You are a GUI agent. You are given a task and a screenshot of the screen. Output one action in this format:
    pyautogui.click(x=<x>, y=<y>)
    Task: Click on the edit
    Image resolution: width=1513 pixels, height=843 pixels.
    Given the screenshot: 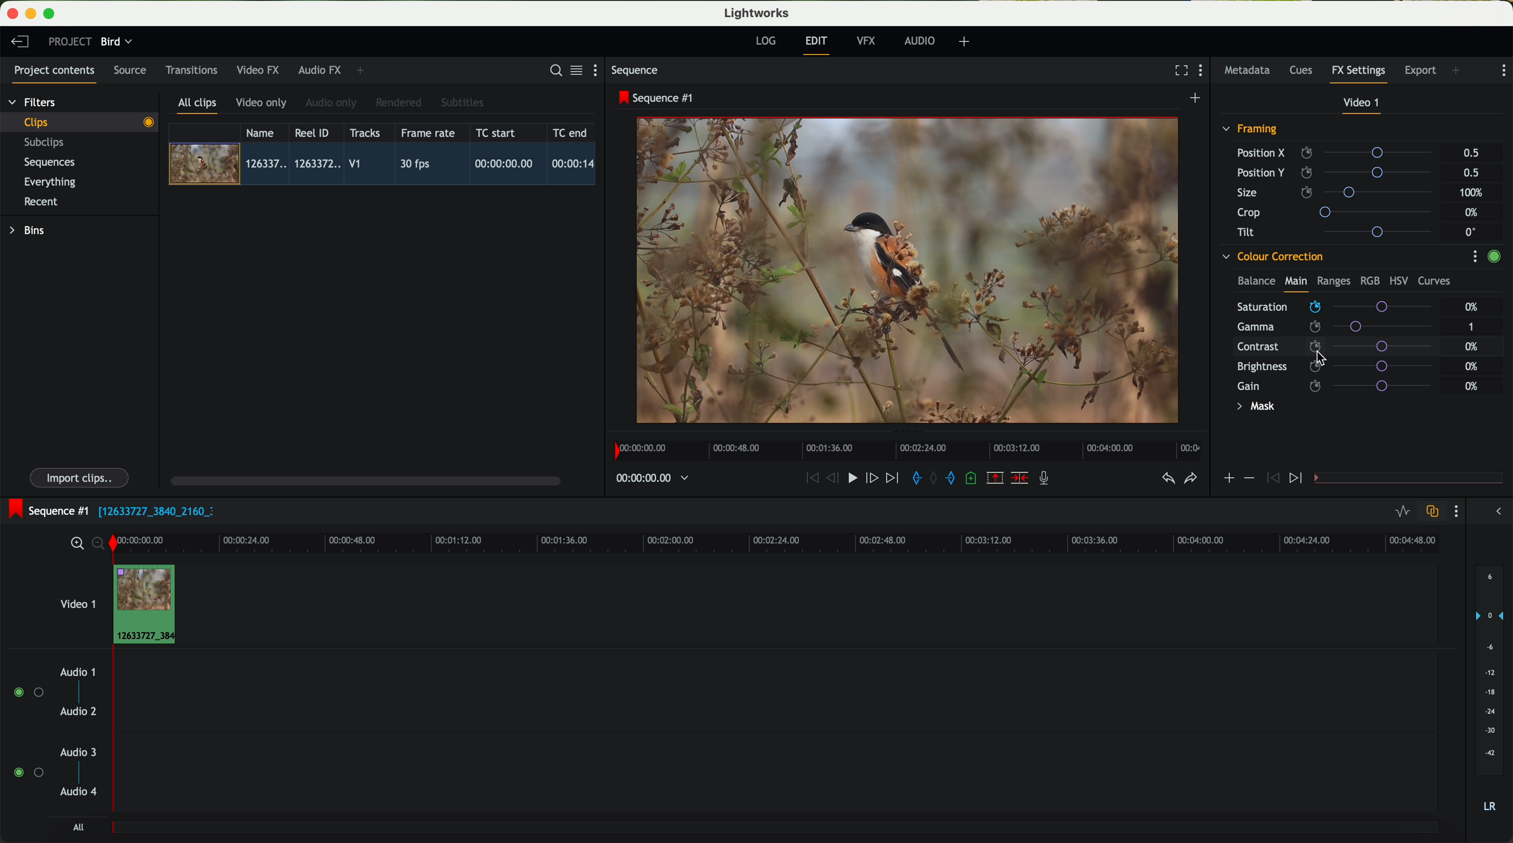 What is the action you would take?
    pyautogui.click(x=818, y=44)
    